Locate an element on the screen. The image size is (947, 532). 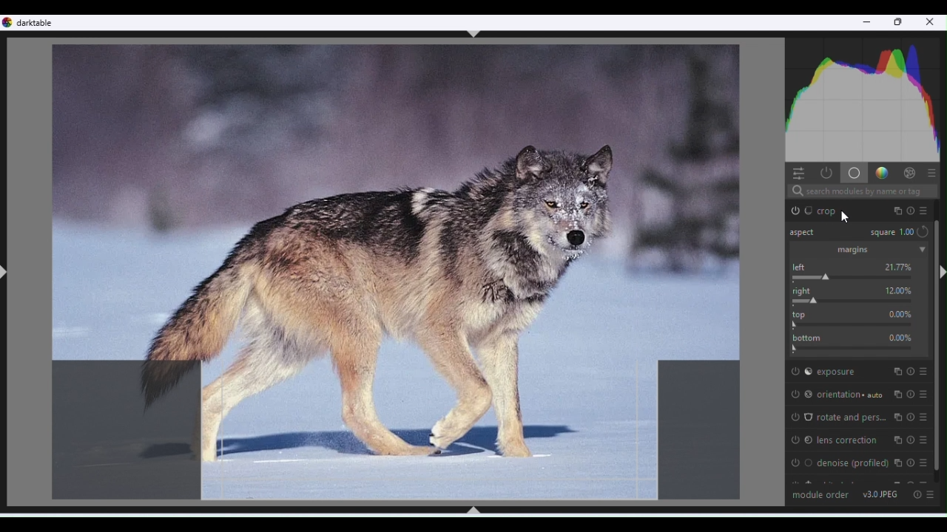
left is located at coordinates (803, 267).